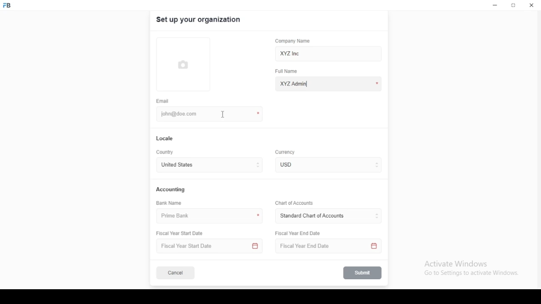  Describe the element at coordinates (165, 138) in the screenshot. I see `locale` at that location.